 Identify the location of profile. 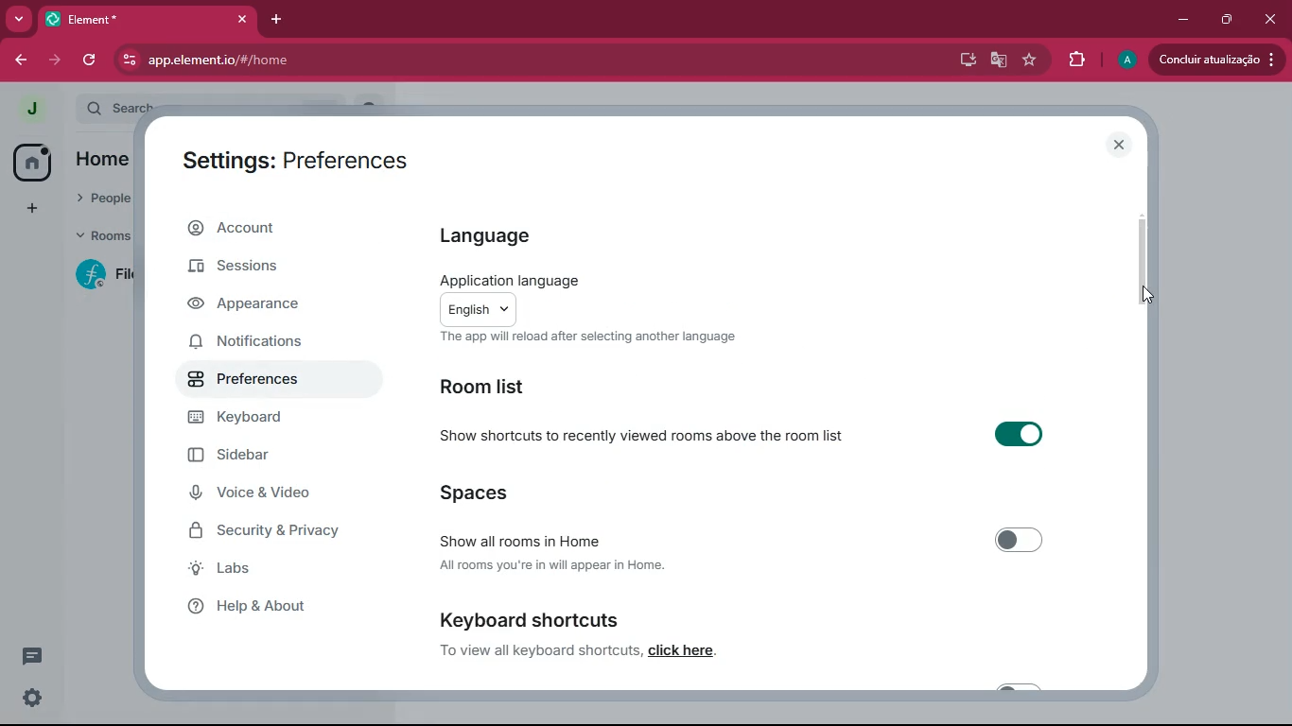
(1126, 60).